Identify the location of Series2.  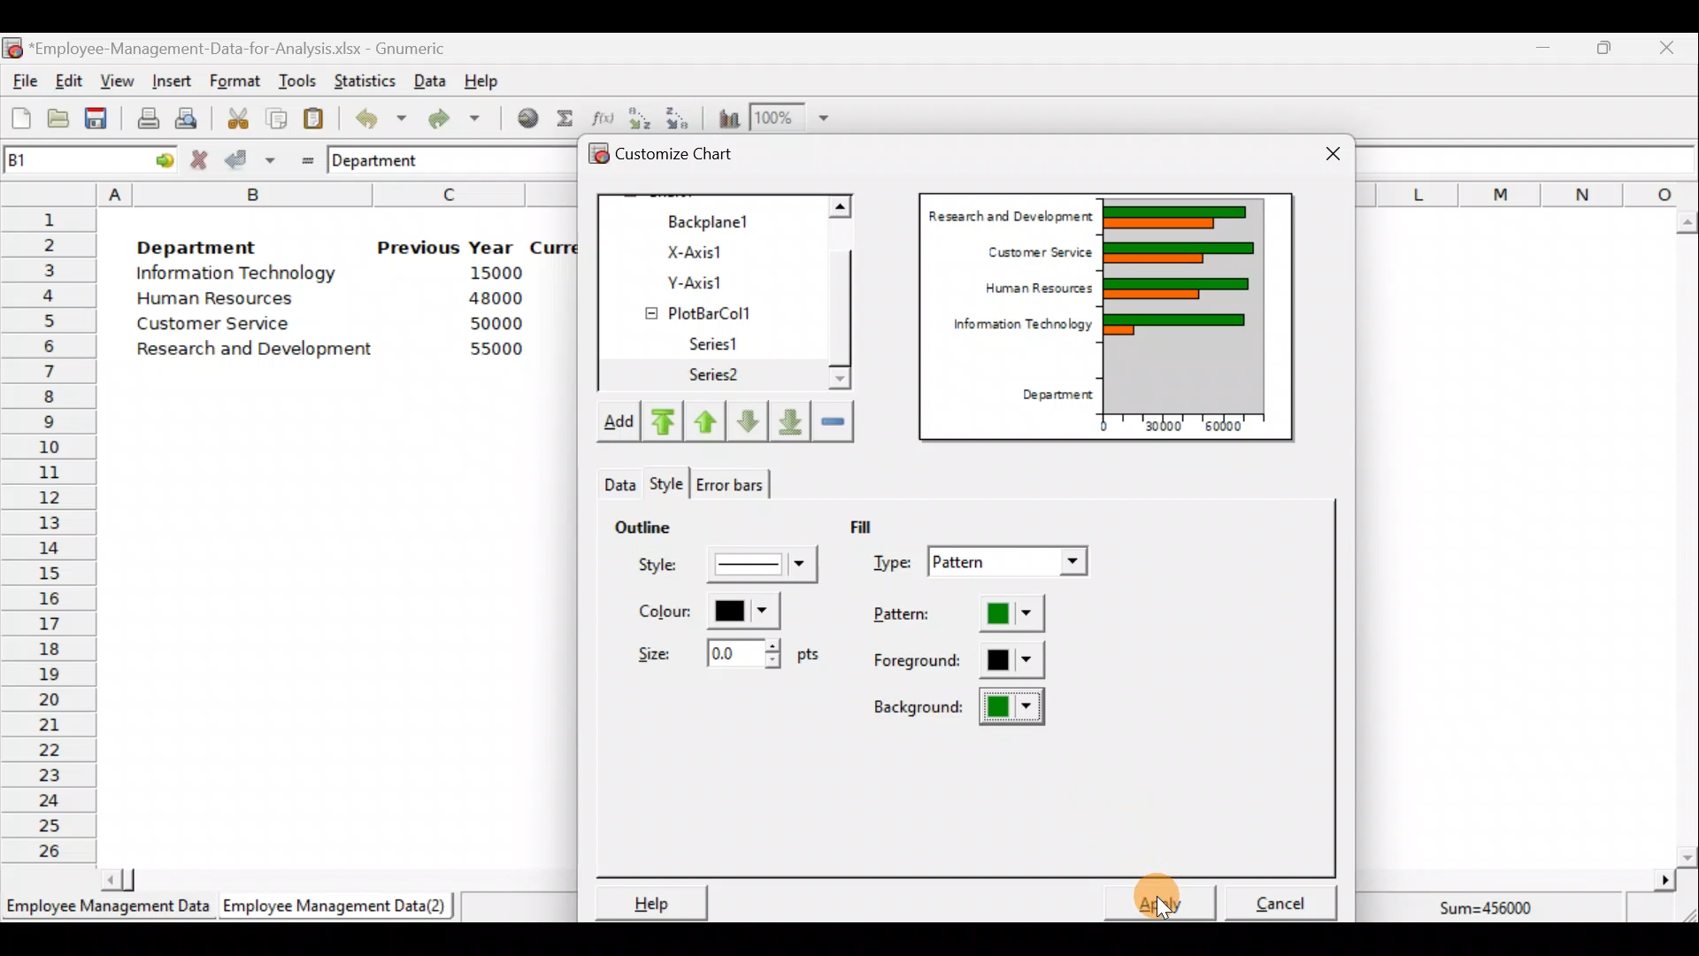
(718, 375).